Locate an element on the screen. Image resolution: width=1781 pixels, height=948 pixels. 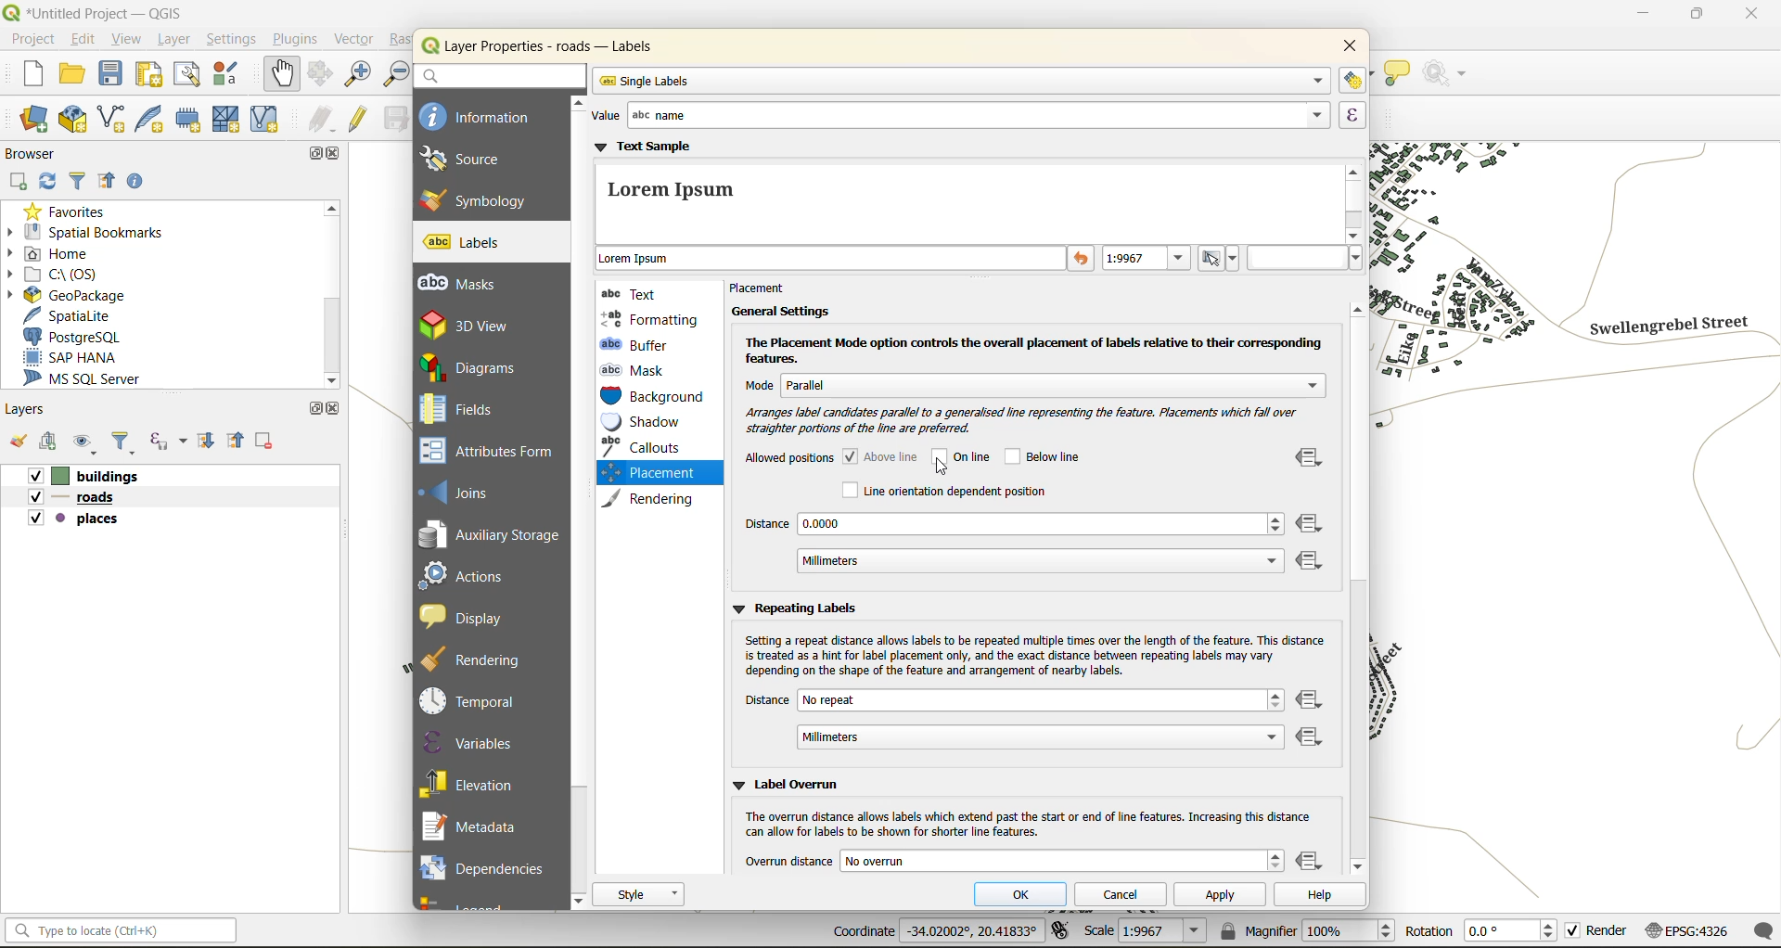
add is located at coordinates (19, 182).